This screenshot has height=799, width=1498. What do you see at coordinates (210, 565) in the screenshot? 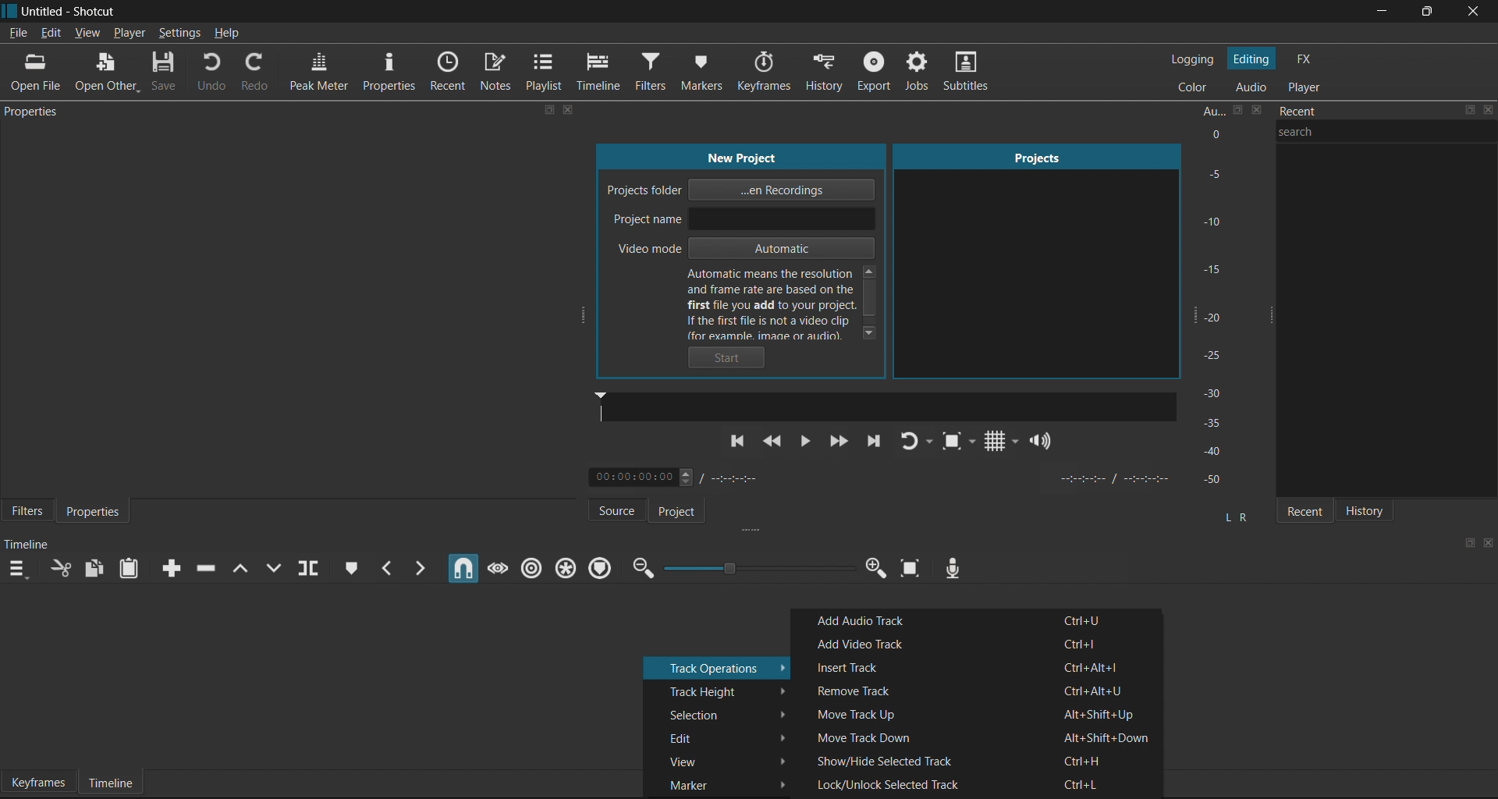
I see `Ripple delete` at bounding box center [210, 565].